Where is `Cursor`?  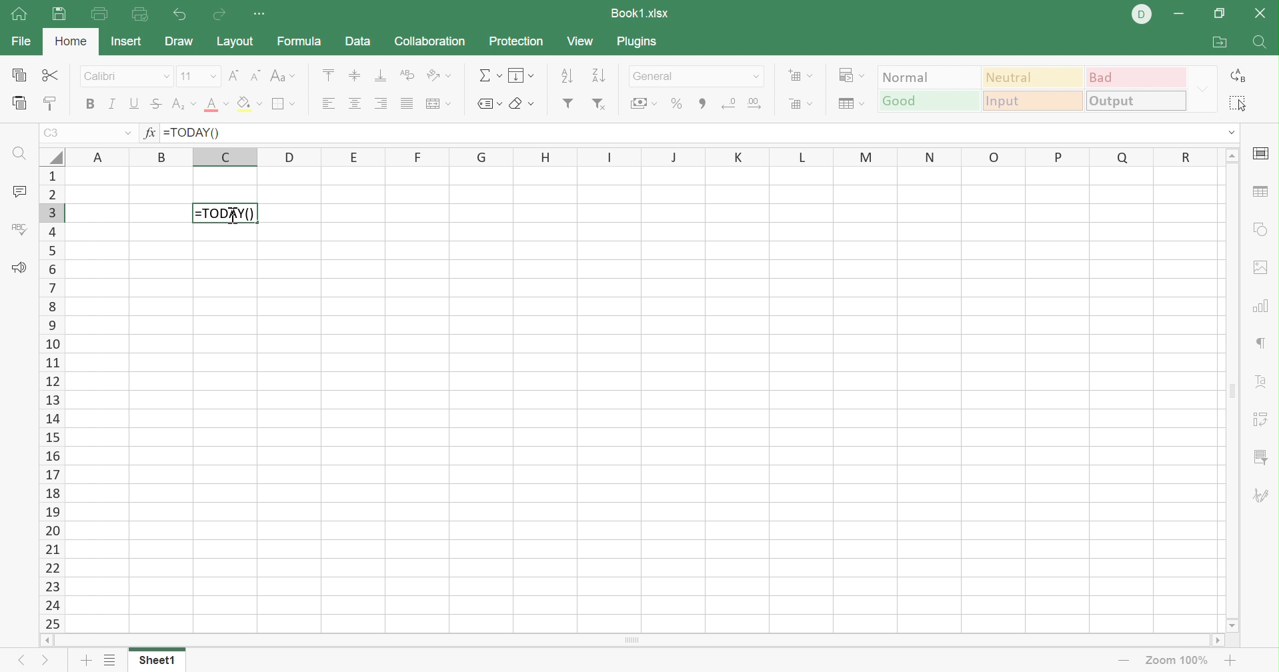
Cursor is located at coordinates (235, 217).